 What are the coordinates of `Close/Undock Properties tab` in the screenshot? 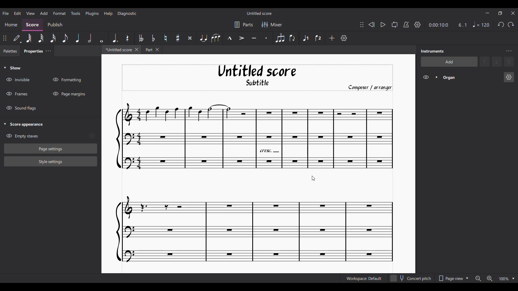 It's located at (48, 51).